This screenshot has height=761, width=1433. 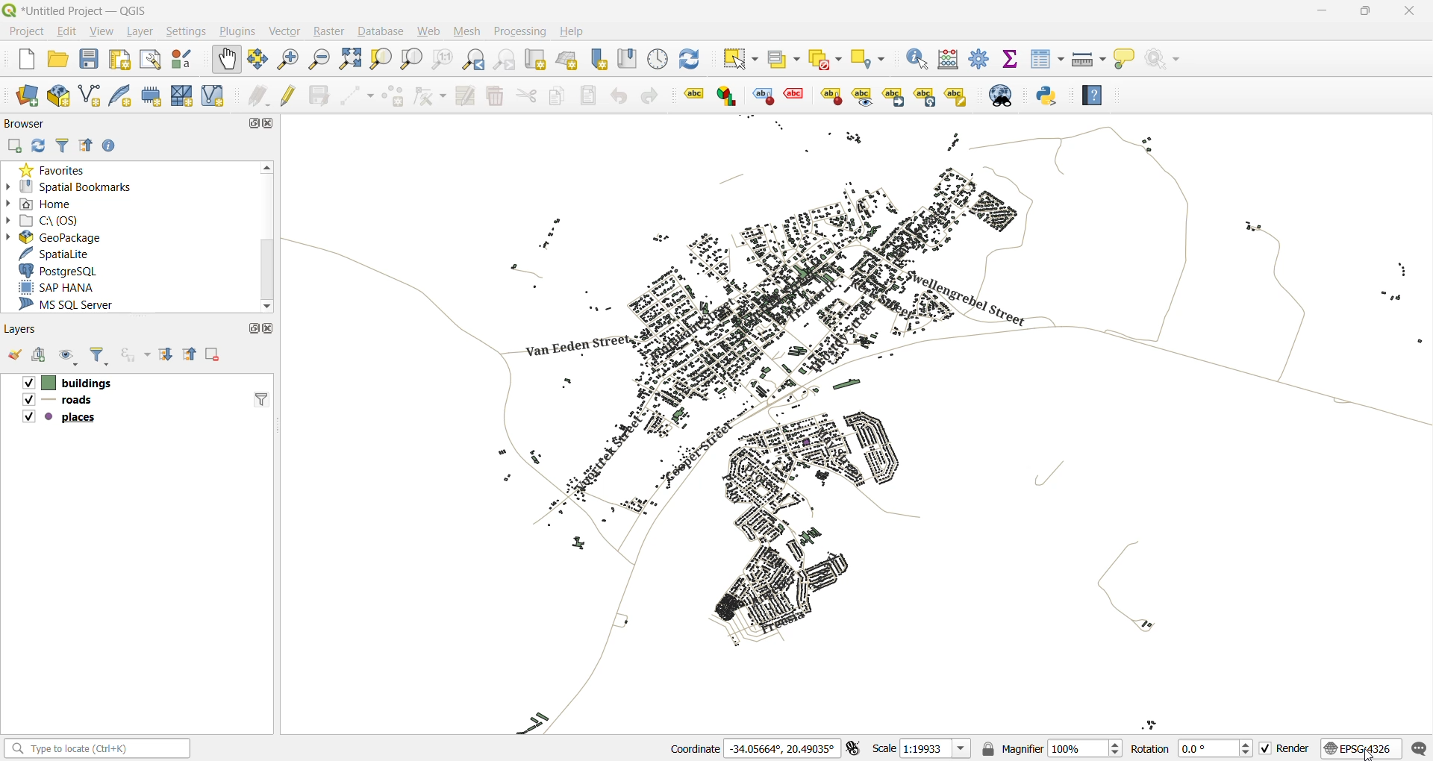 What do you see at coordinates (90, 60) in the screenshot?
I see `save` at bounding box center [90, 60].